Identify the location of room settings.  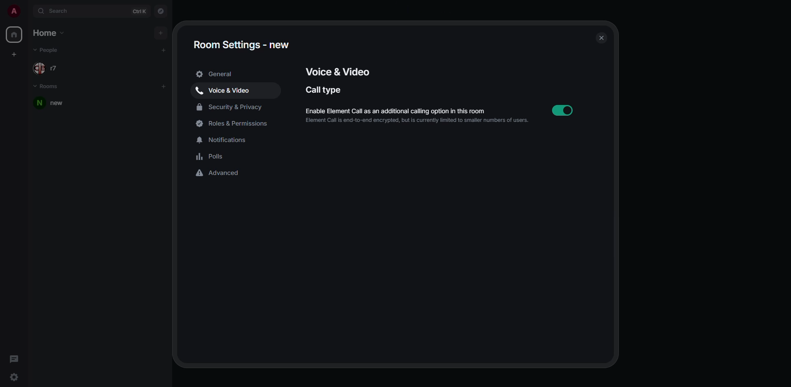
(240, 44).